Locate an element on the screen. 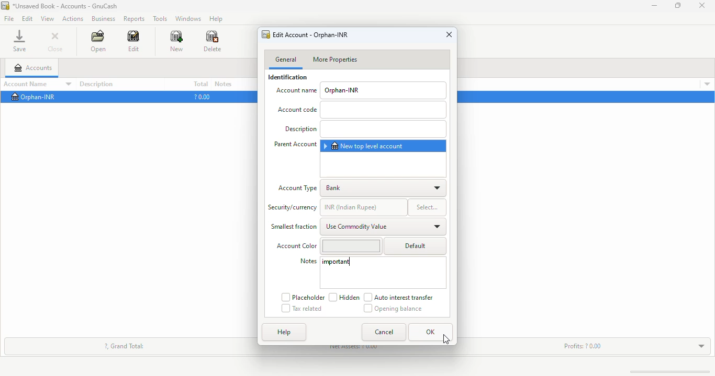 The height and width of the screenshot is (376, 715). new is located at coordinates (176, 41).